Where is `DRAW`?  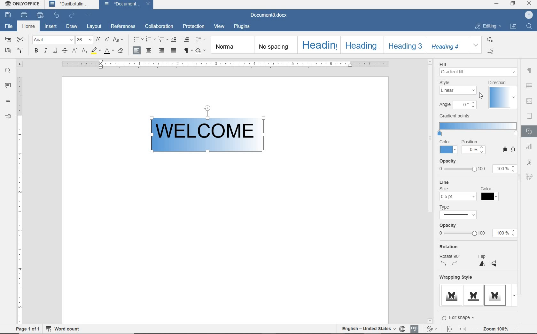 DRAW is located at coordinates (72, 27).